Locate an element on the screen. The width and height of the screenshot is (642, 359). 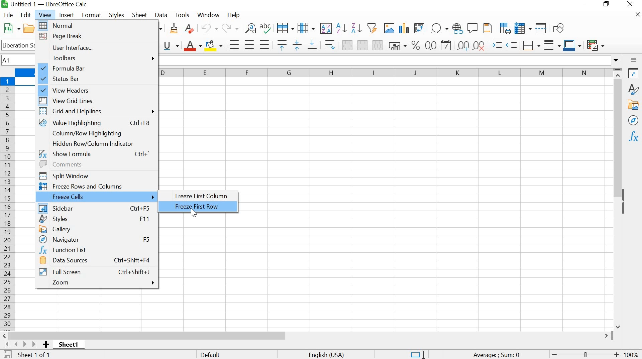
UNDO is located at coordinates (210, 28).